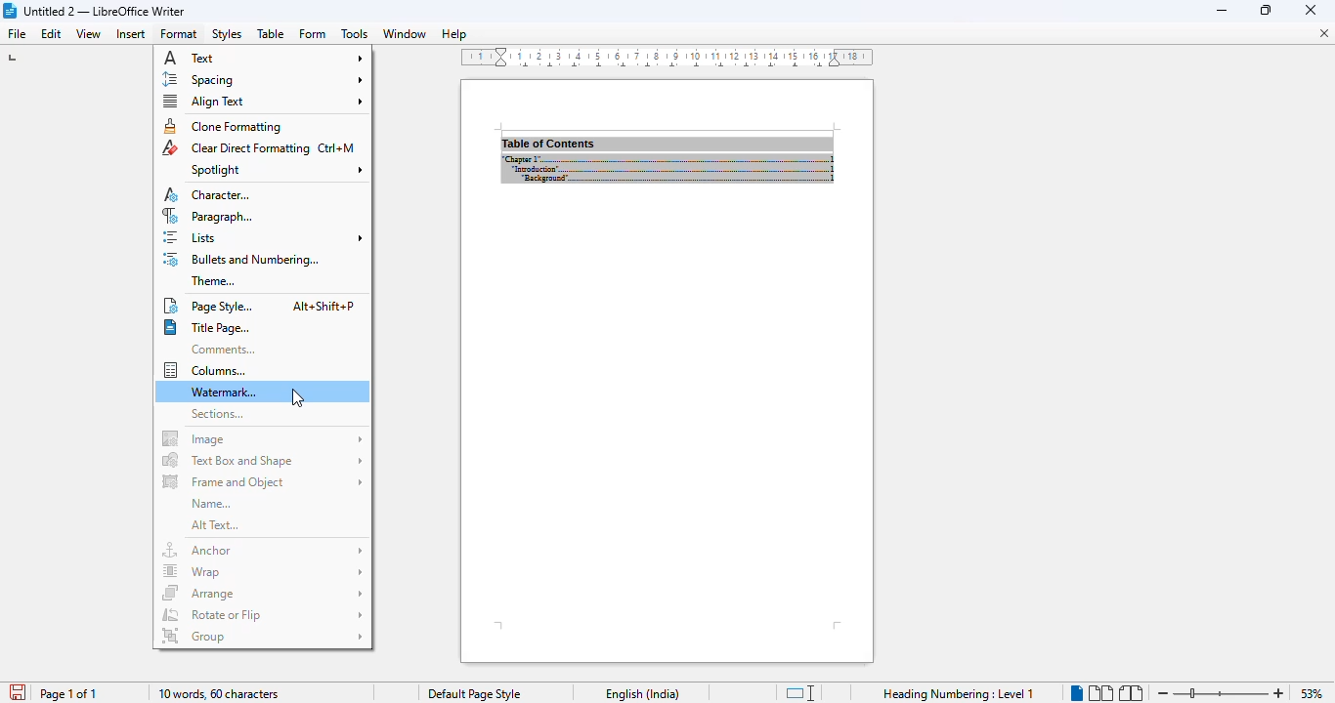 The height and width of the screenshot is (703, 1335). What do you see at coordinates (1076, 693) in the screenshot?
I see `single-page view` at bounding box center [1076, 693].